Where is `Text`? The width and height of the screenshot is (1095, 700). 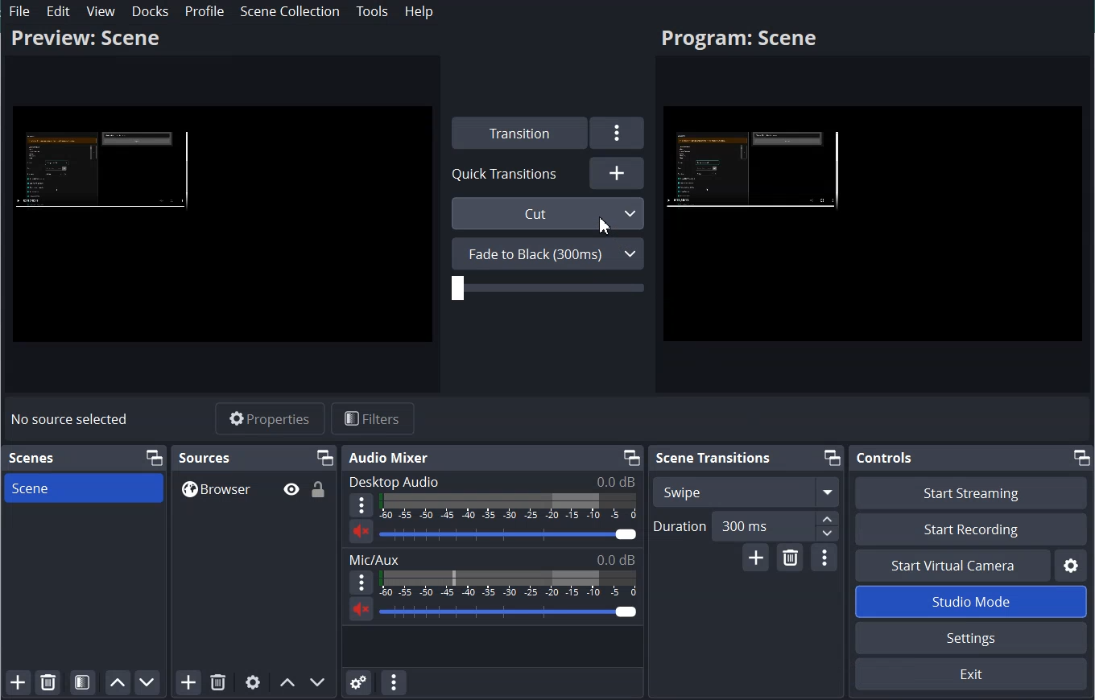 Text is located at coordinates (31, 458).